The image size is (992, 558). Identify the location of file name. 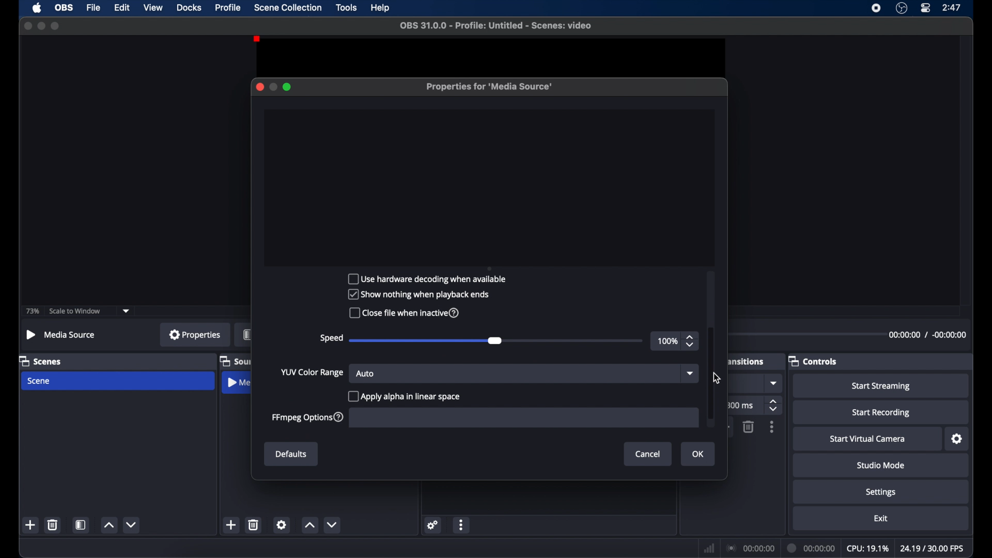
(496, 26).